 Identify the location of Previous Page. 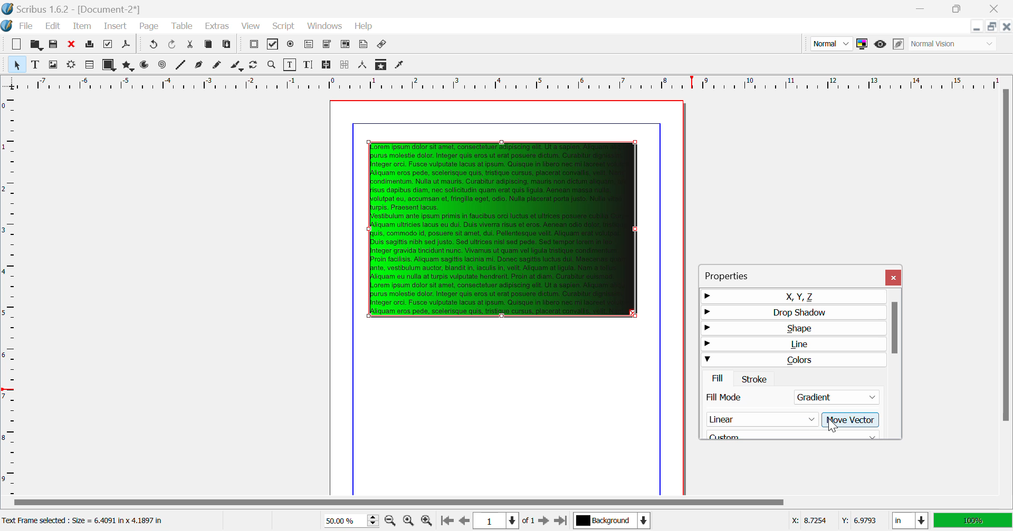
(463, 521).